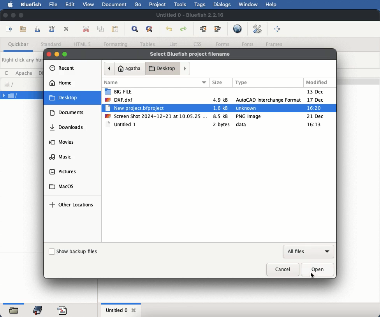  I want to click on screenshot, so click(156, 116).